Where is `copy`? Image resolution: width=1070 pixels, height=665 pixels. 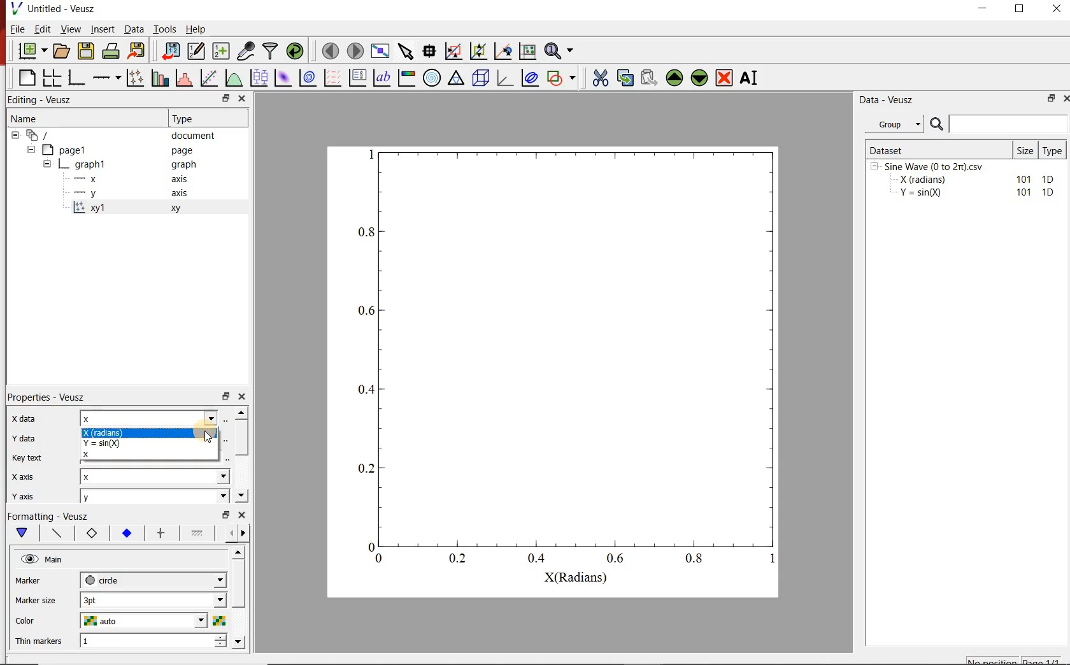
copy is located at coordinates (625, 76).